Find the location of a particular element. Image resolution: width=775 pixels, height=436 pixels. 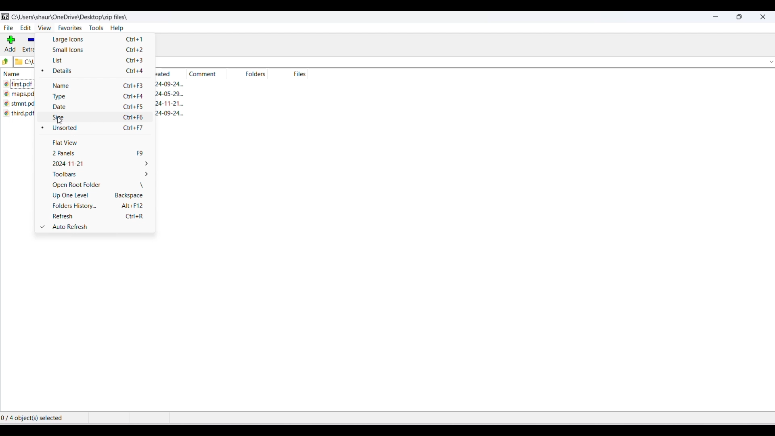

auto refresh is located at coordinates (96, 227).